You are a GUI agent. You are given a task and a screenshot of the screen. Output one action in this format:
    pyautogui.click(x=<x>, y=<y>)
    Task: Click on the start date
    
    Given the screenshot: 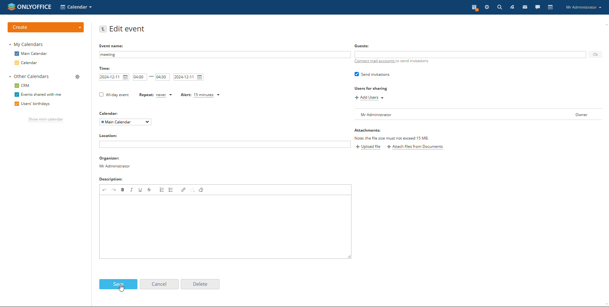 What is the action you would take?
    pyautogui.click(x=114, y=77)
    